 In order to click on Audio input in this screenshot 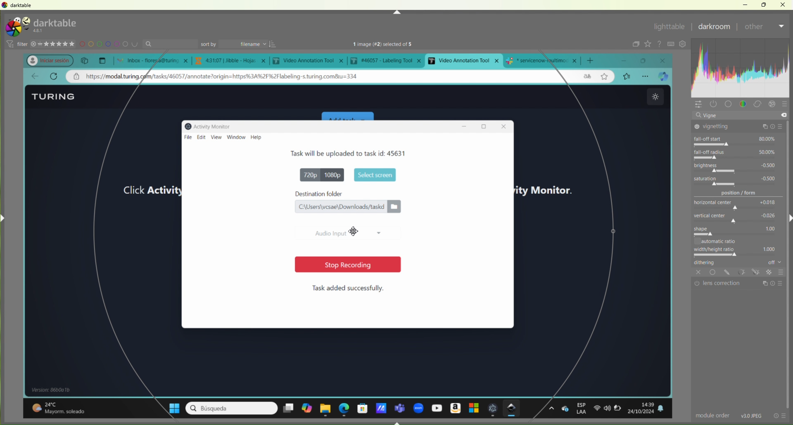, I will do `click(347, 231)`.